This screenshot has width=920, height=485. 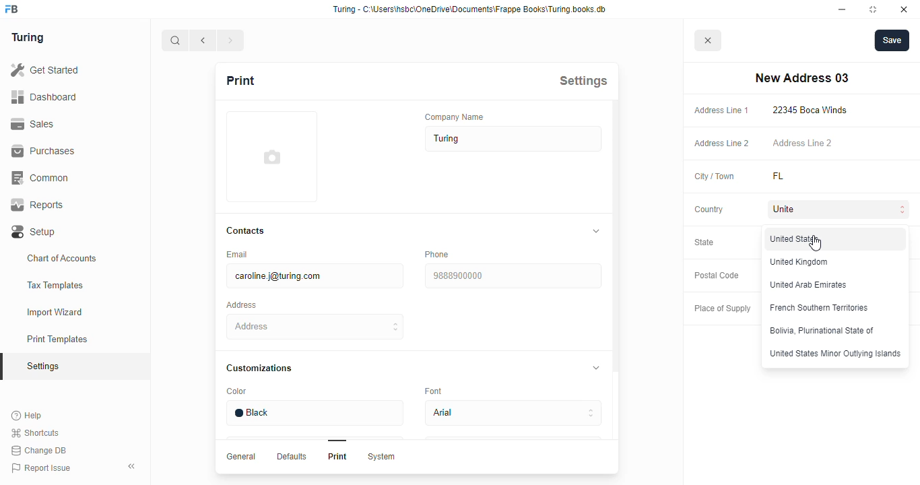 I want to click on address line 1, so click(x=721, y=110).